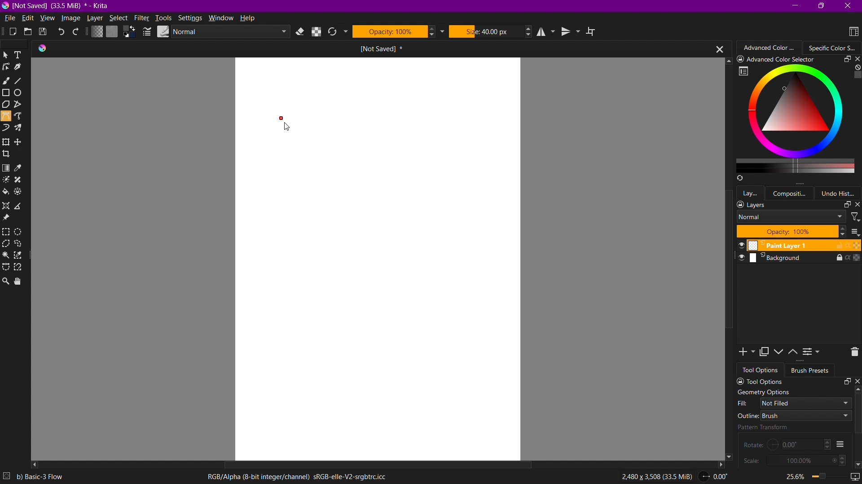 Image resolution: width=862 pixels, height=484 pixels. What do you see at coordinates (6, 118) in the screenshot?
I see `Bezier Curve Tool` at bounding box center [6, 118].